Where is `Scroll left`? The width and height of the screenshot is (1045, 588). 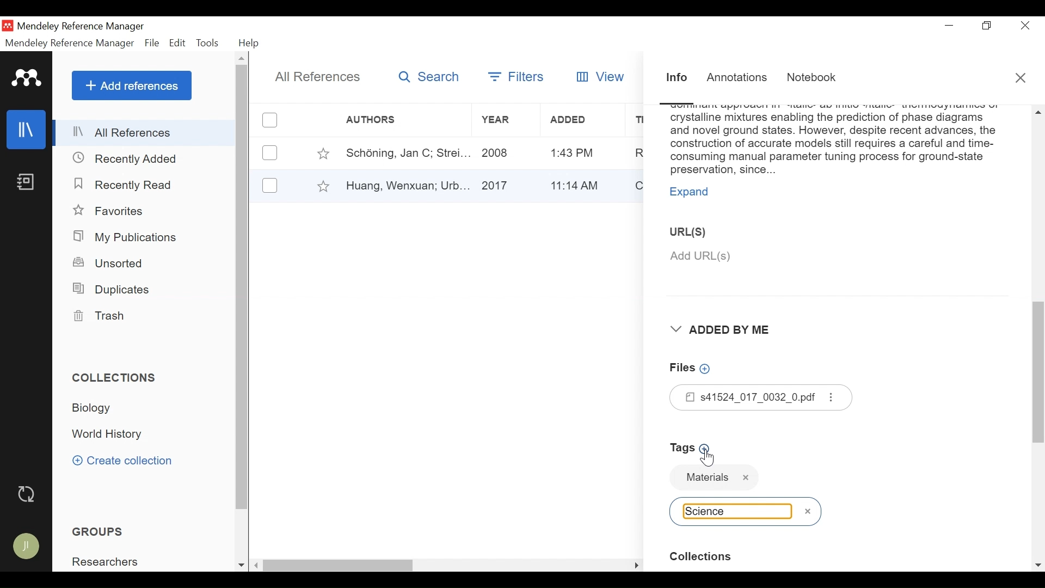 Scroll left is located at coordinates (257, 565).